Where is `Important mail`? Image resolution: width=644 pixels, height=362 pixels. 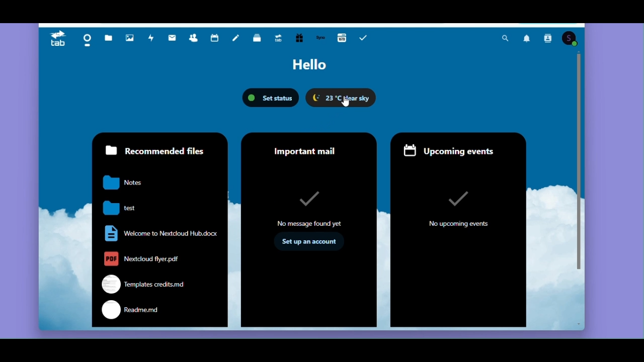
Important mail is located at coordinates (309, 147).